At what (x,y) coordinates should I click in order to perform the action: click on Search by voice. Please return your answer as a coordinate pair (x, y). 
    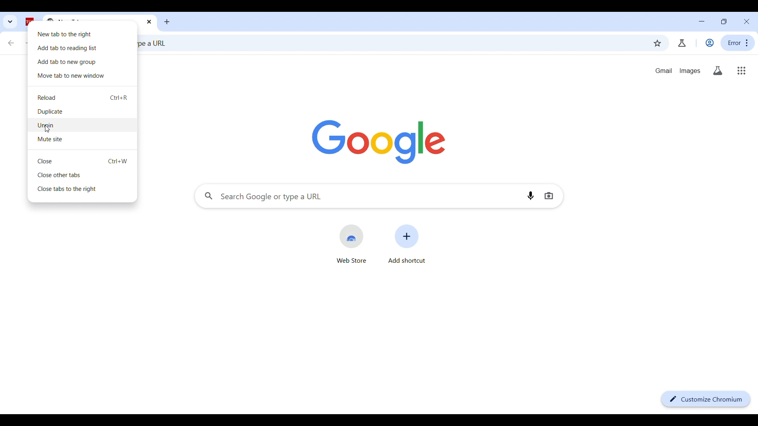
    Looking at the image, I should click on (531, 196).